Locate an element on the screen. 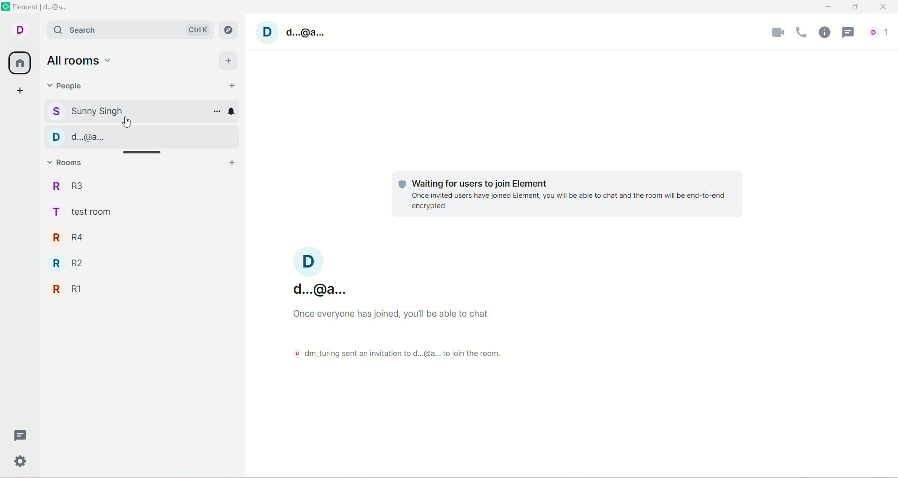 This screenshot has height=478, width=898. create a space is located at coordinates (20, 92).